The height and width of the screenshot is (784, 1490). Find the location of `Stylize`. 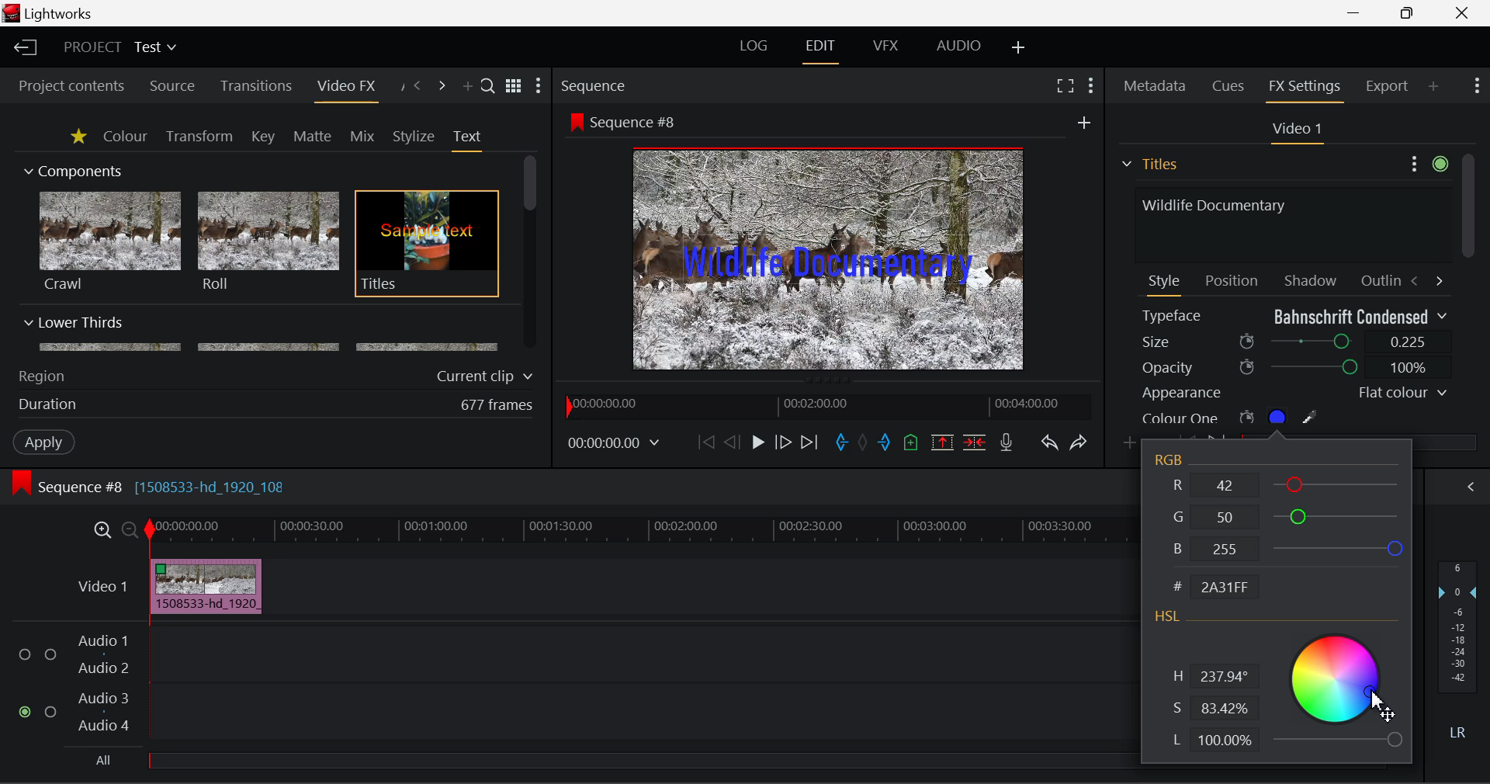

Stylize is located at coordinates (414, 137).